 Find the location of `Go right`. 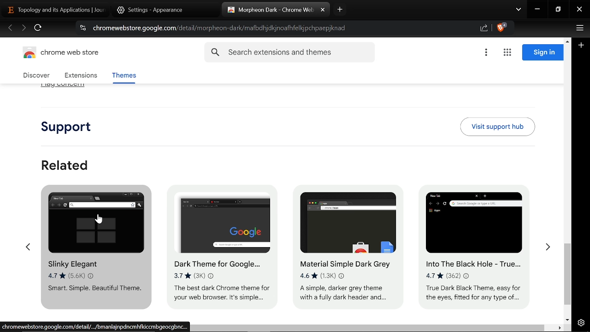

Go right is located at coordinates (548, 245).